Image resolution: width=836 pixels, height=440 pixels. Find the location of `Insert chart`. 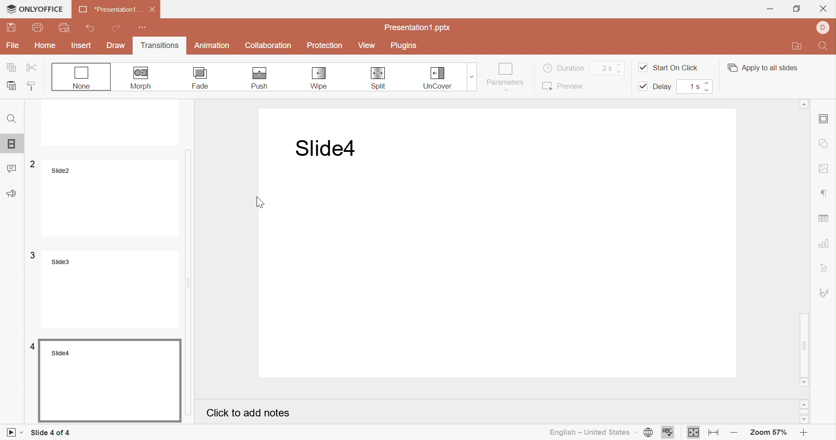

Insert chart is located at coordinates (825, 244).